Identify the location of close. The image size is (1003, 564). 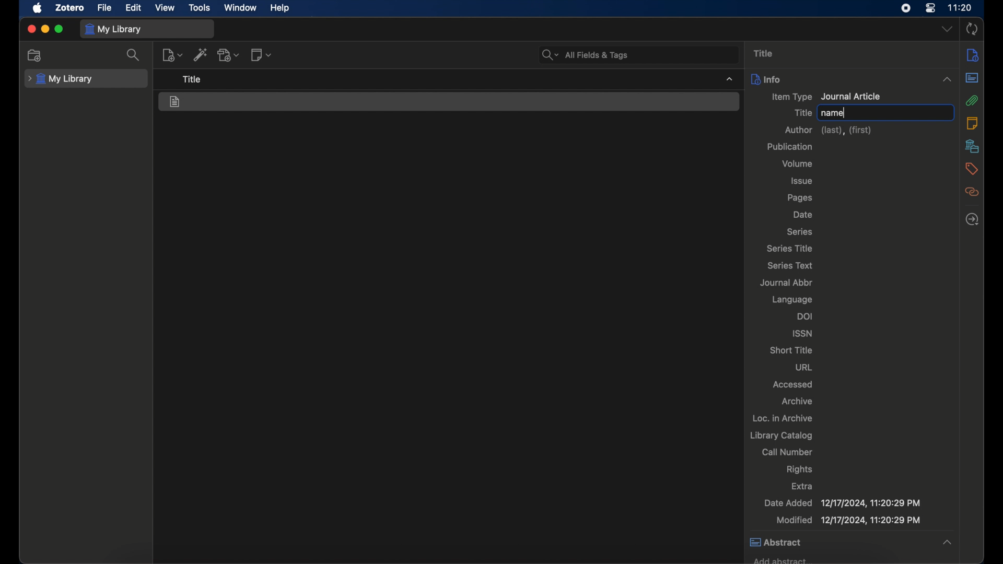
(31, 29).